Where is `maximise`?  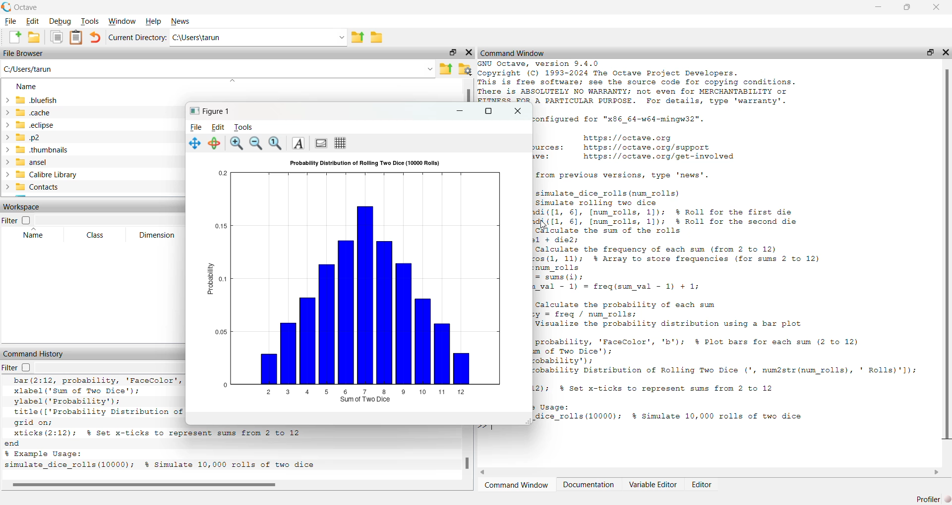 maximise is located at coordinates (926, 52).